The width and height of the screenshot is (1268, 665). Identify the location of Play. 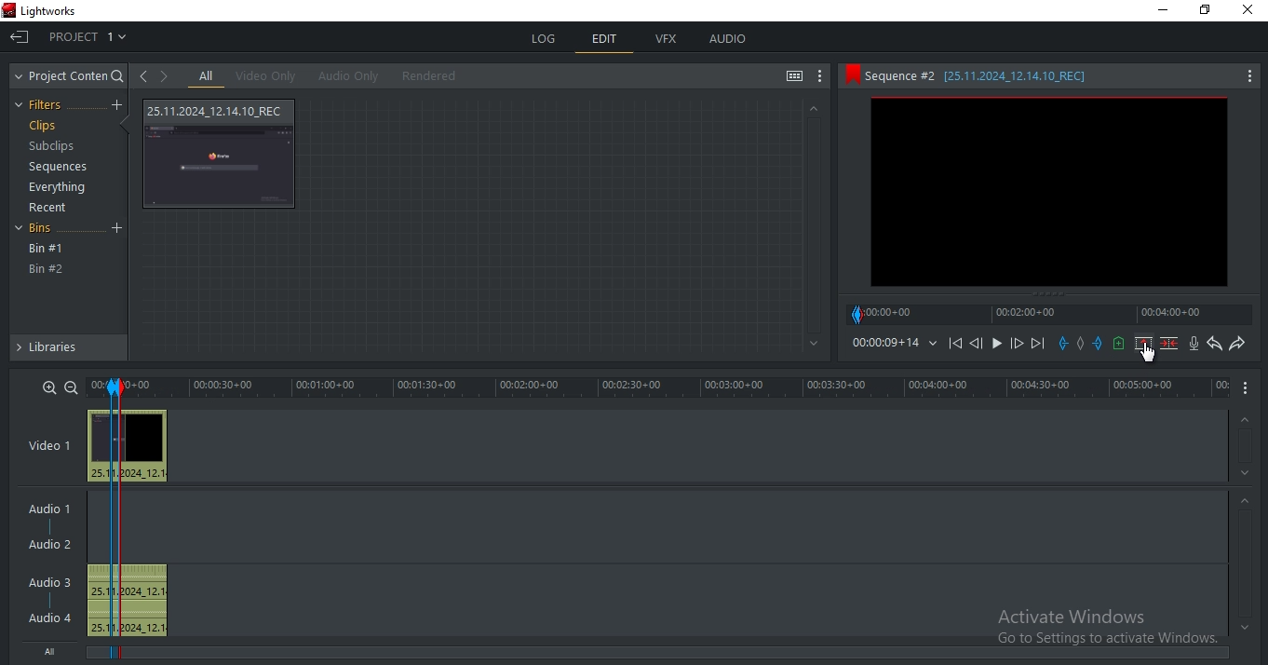
(997, 343).